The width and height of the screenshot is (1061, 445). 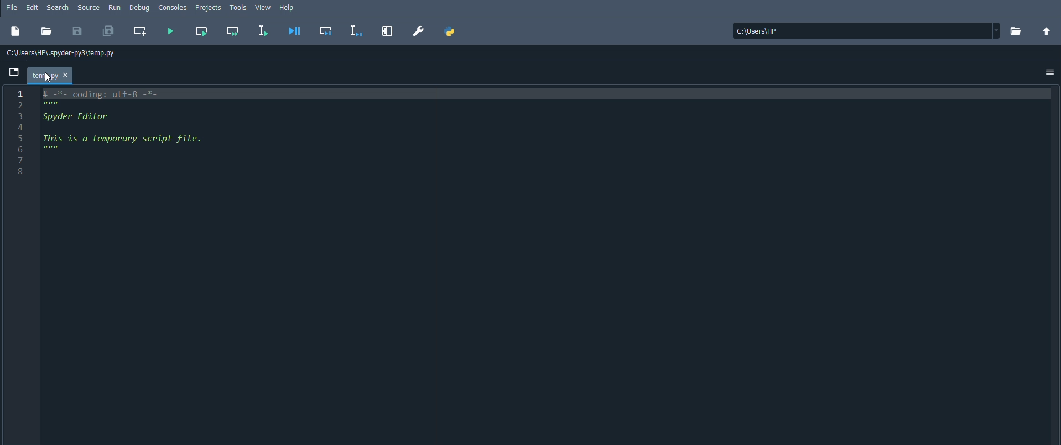 What do you see at coordinates (418, 31) in the screenshot?
I see `Preferences` at bounding box center [418, 31].